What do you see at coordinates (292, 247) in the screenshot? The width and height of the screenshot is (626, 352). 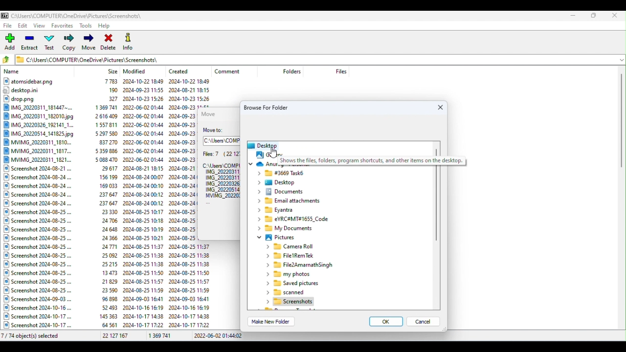 I see `Folders` at bounding box center [292, 247].